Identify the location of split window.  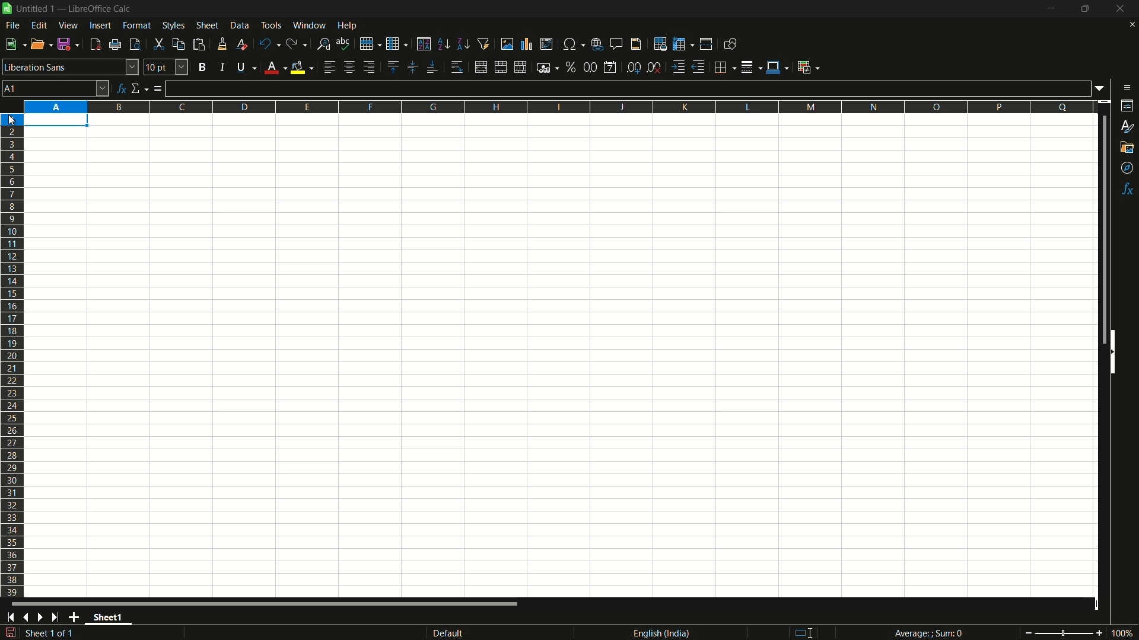
(706, 44).